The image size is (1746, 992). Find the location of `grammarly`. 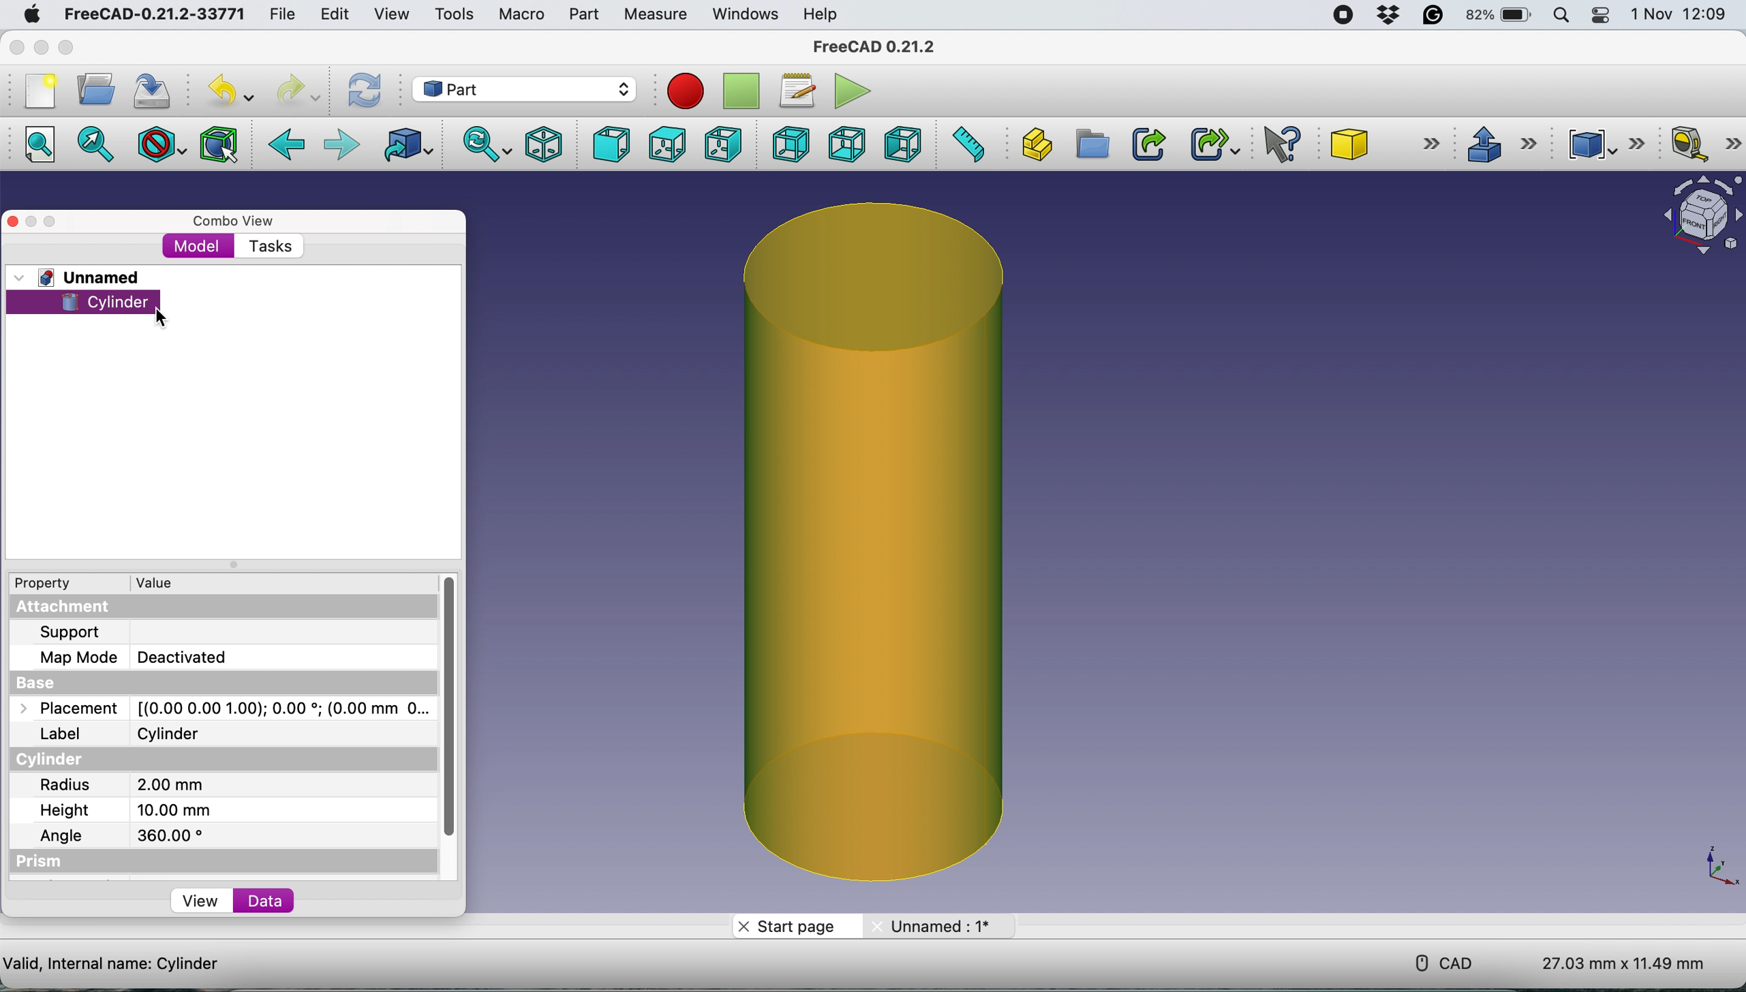

grammarly is located at coordinates (1435, 17).